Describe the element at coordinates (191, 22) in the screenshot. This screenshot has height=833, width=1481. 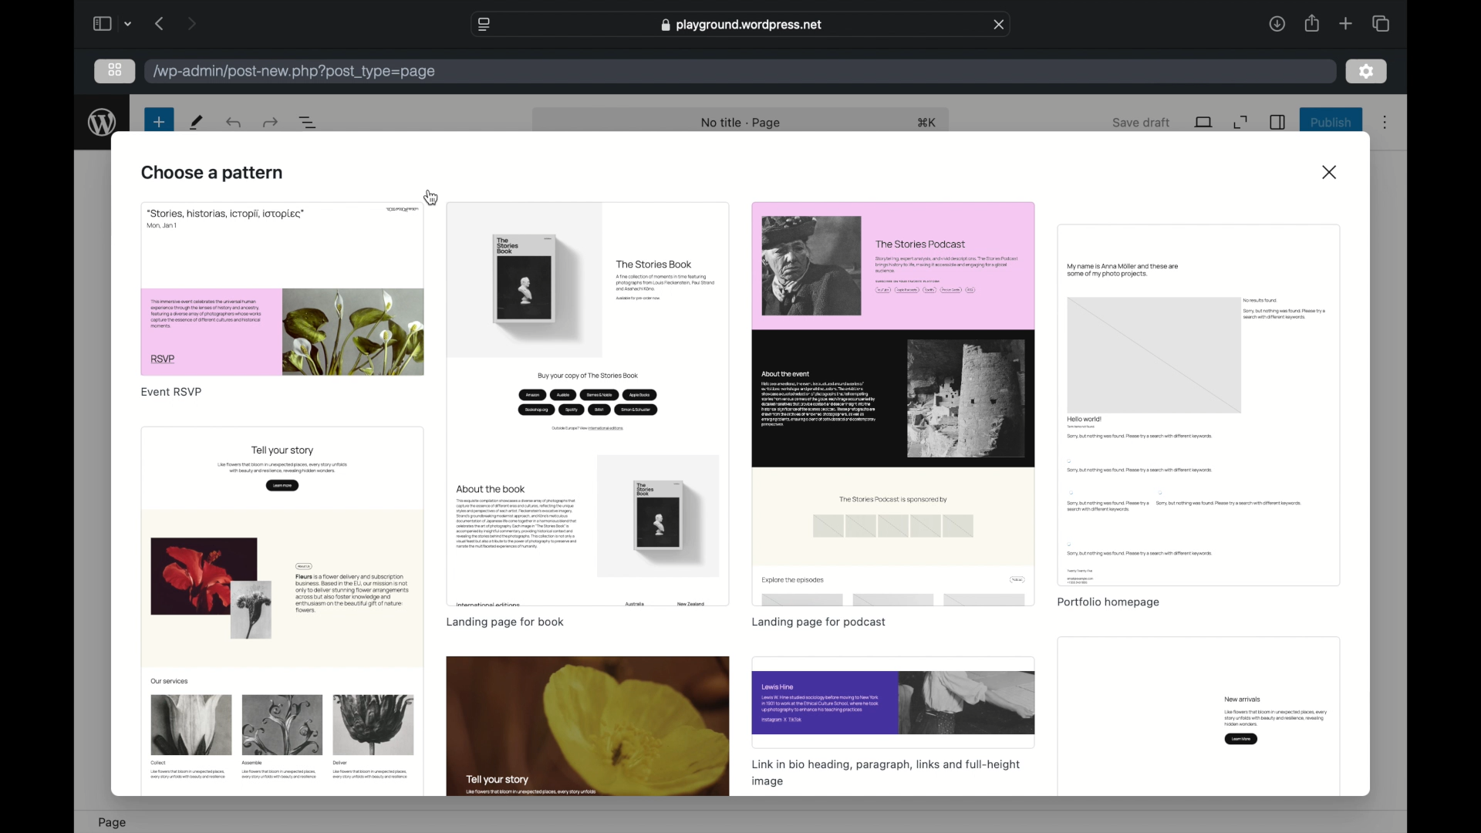
I see `next page` at that location.